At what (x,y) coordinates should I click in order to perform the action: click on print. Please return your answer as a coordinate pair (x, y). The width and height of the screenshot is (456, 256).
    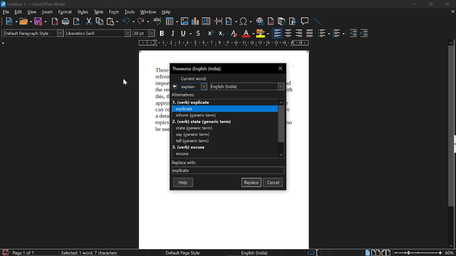
    Looking at the image, I should click on (66, 22).